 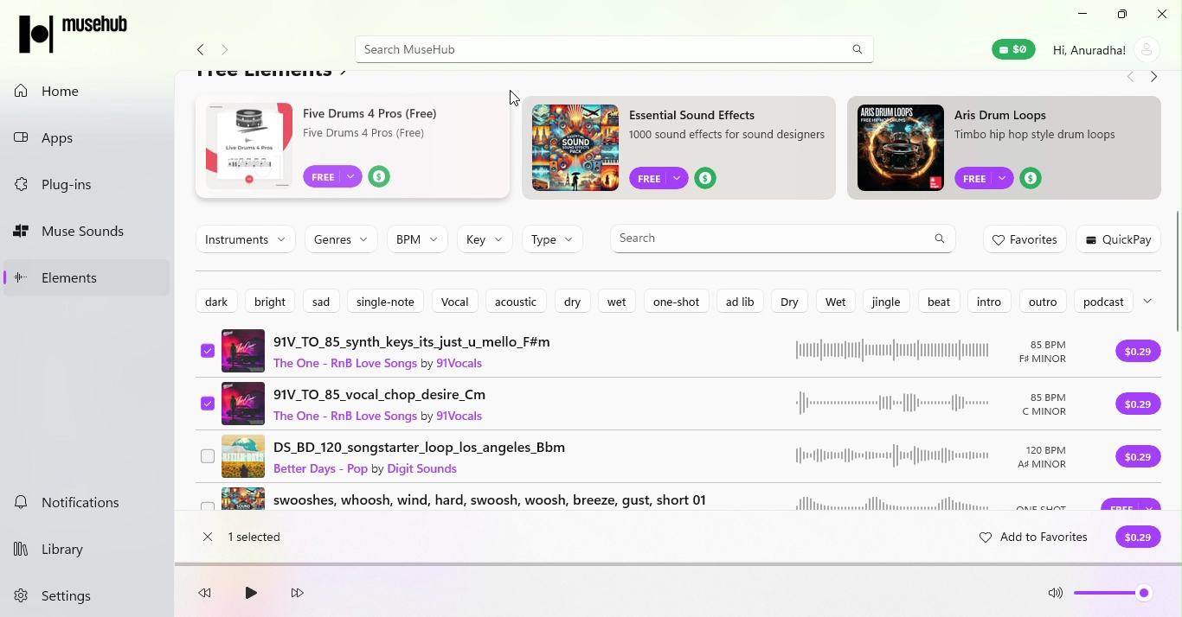 What do you see at coordinates (1155, 79) in the screenshot?
I see `Navigate forward` at bounding box center [1155, 79].